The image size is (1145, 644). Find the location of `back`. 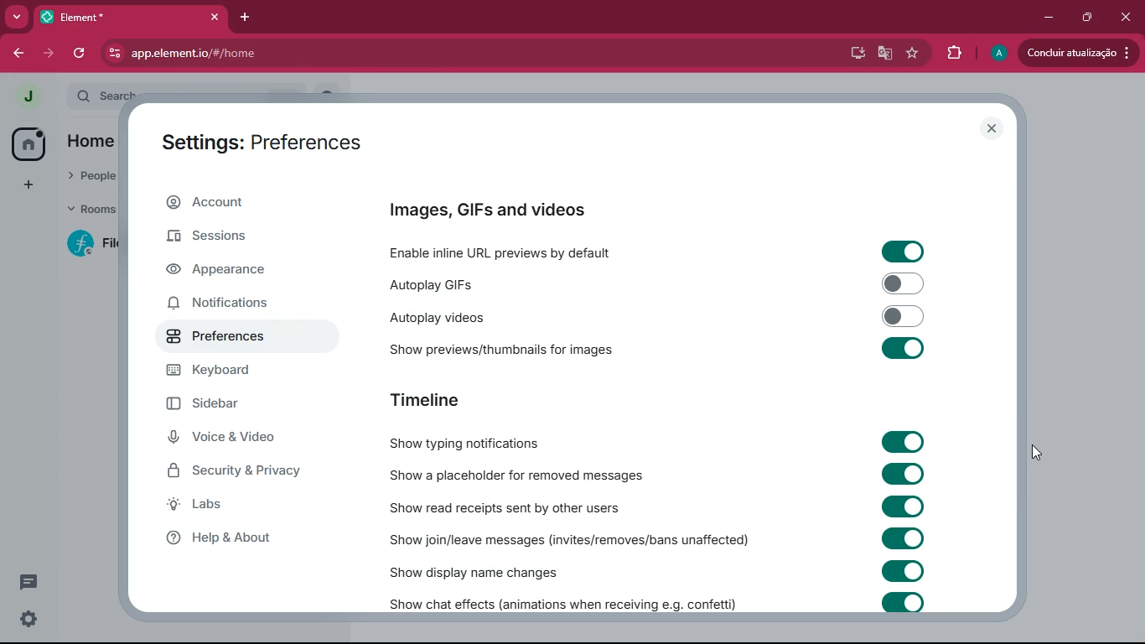

back is located at coordinates (16, 54).